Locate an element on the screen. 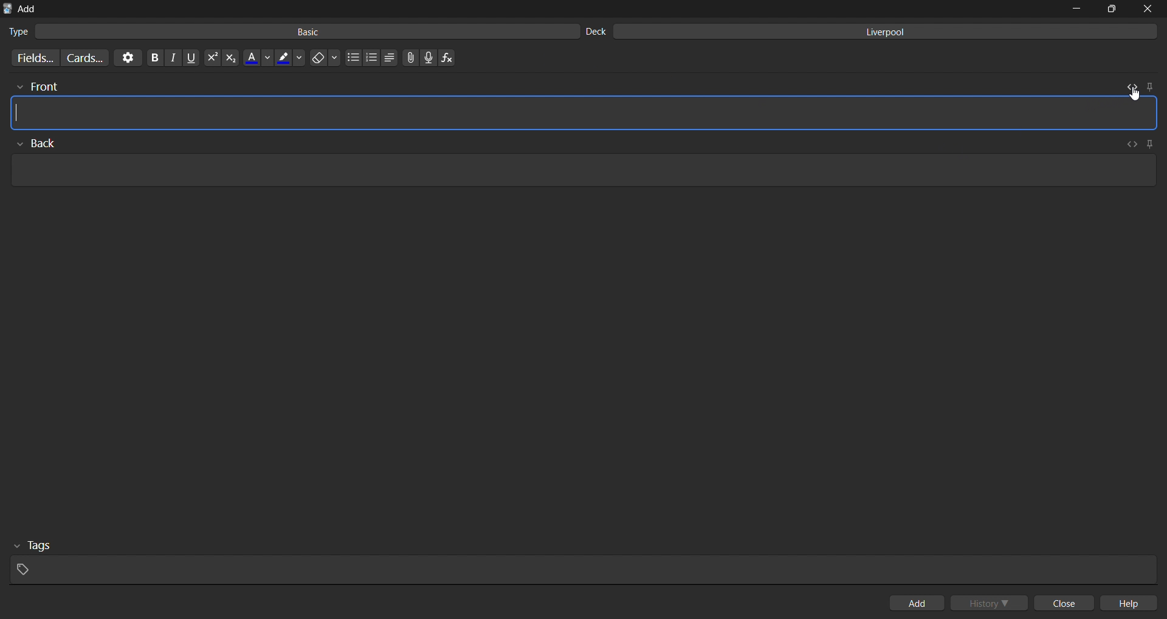 This screenshot has width=1167, height=619. history is located at coordinates (992, 602).